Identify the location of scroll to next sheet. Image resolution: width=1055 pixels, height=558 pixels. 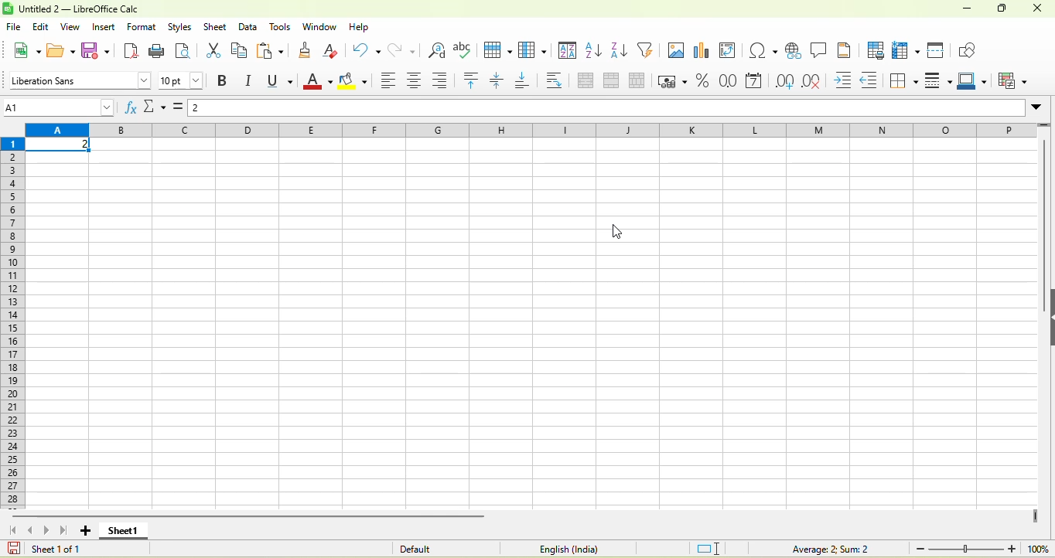
(50, 529).